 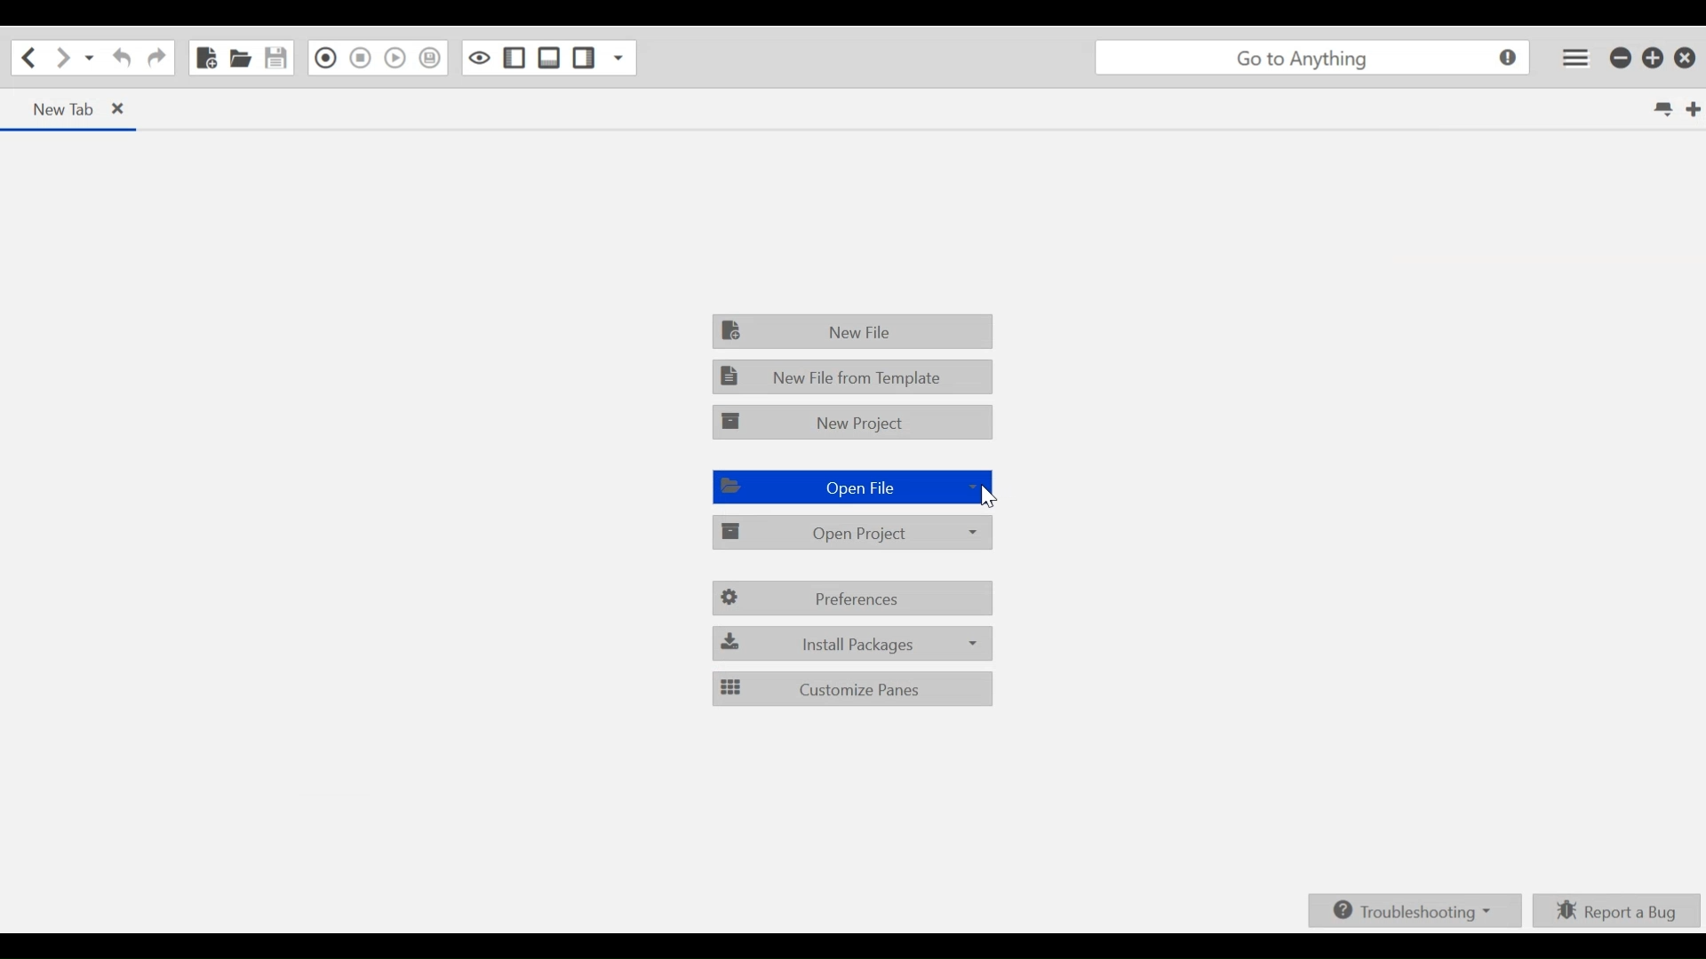 What do you see at coordinates (851, 534) in the screenshot?
I see `Open project` at bounding box center [851, 534].